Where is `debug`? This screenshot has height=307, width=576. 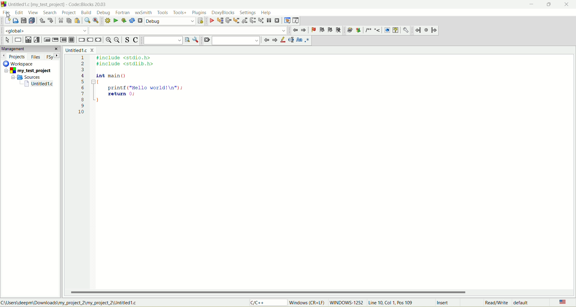 debug is located at coordinates (211, 21).